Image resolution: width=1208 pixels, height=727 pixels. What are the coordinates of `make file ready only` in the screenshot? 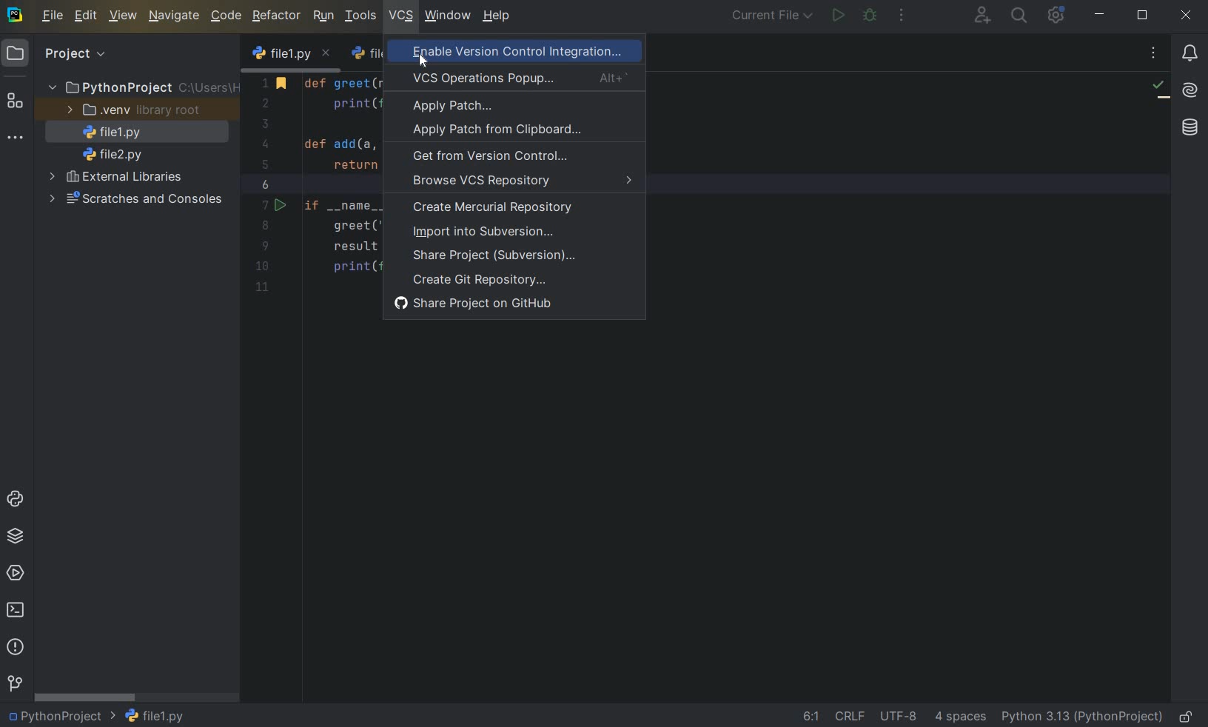 It's located at (1184, 716).